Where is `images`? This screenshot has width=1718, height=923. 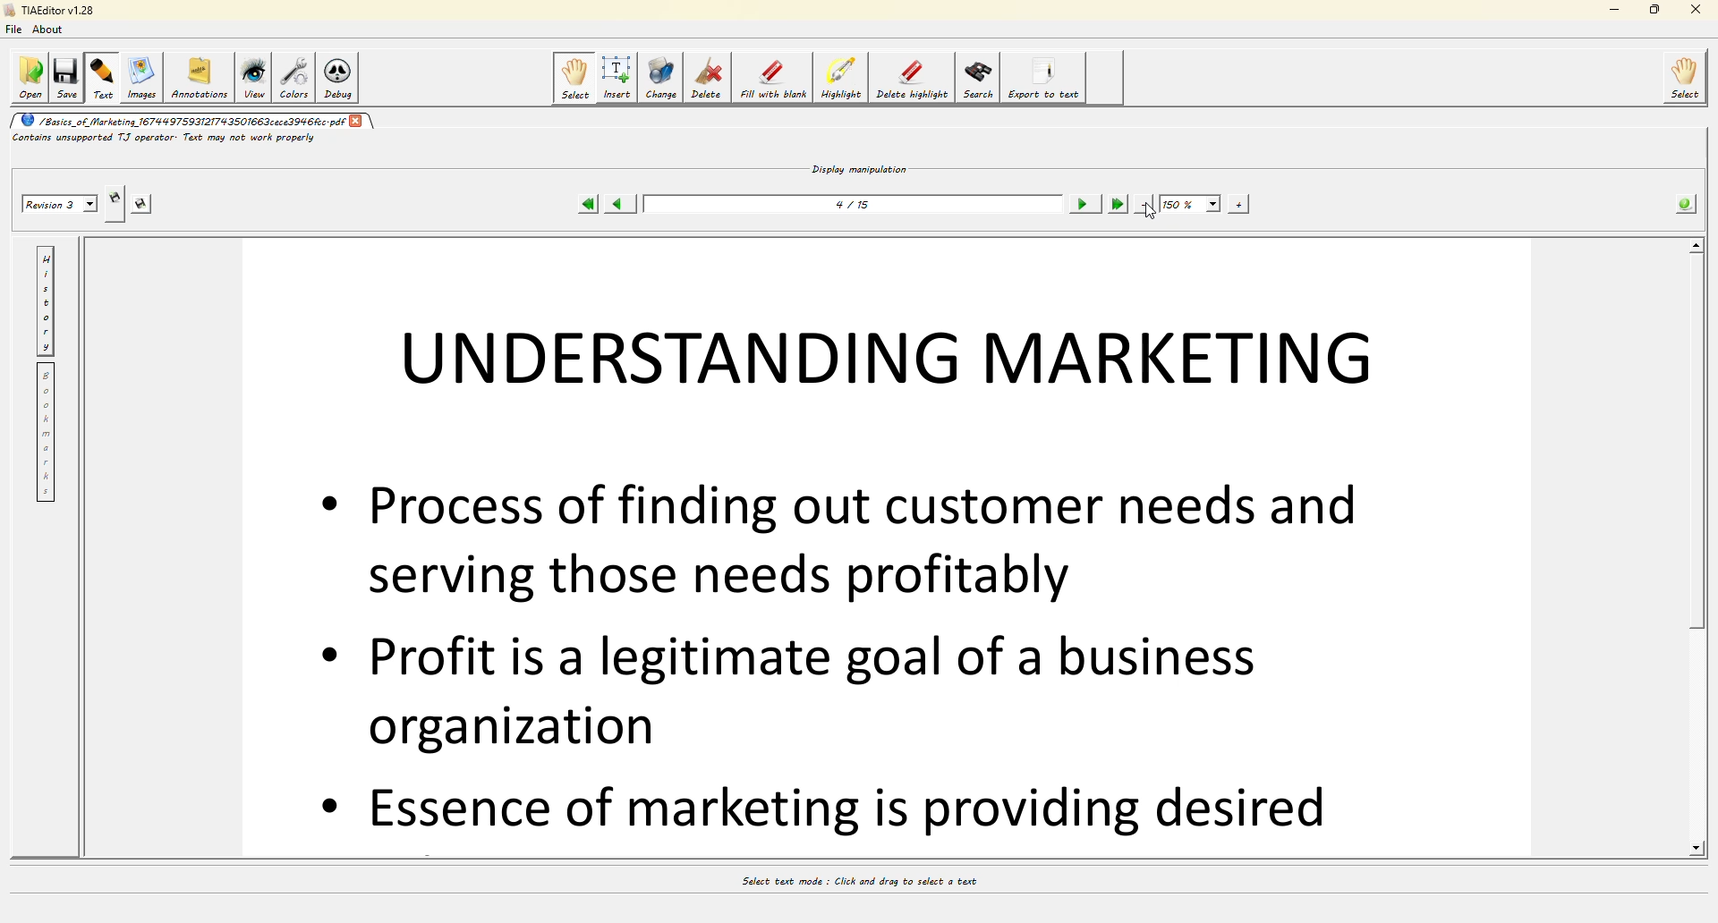
images is located at coordinates (142, 80).